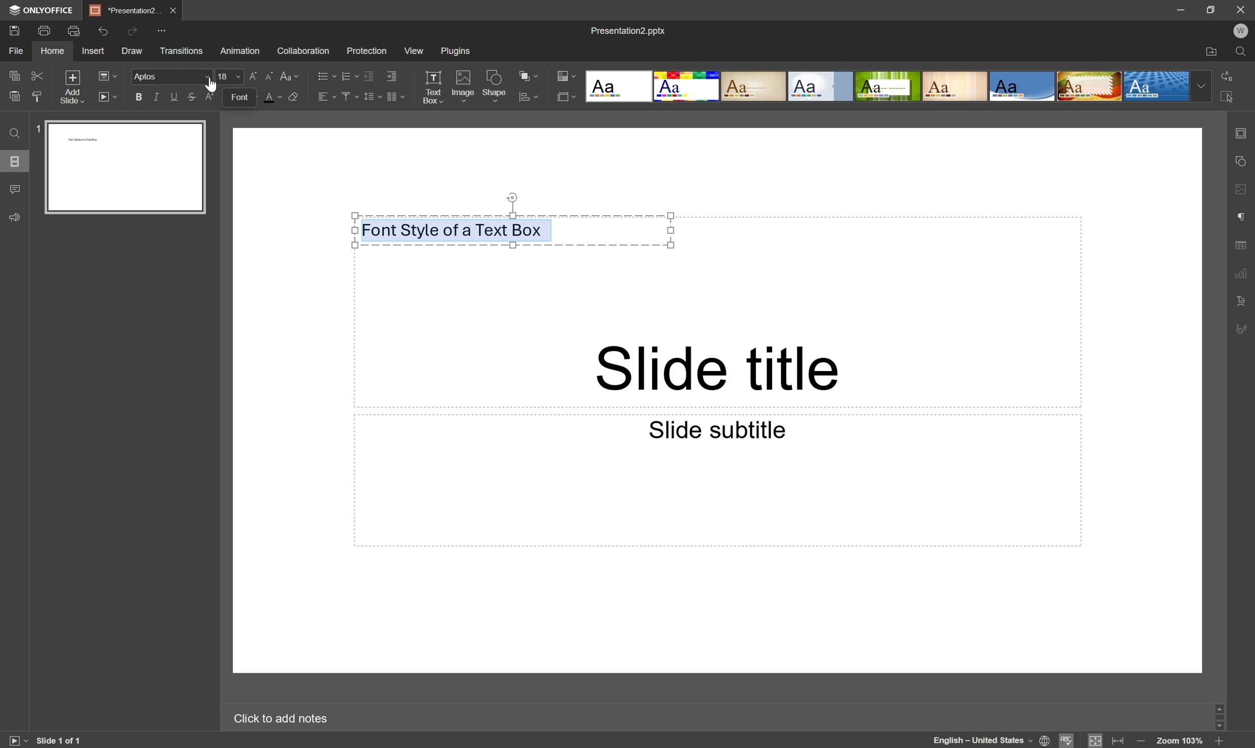  Describe the element at coordinates (453, 229) in the screenshot. I see `Font Style of a text box` at that location.